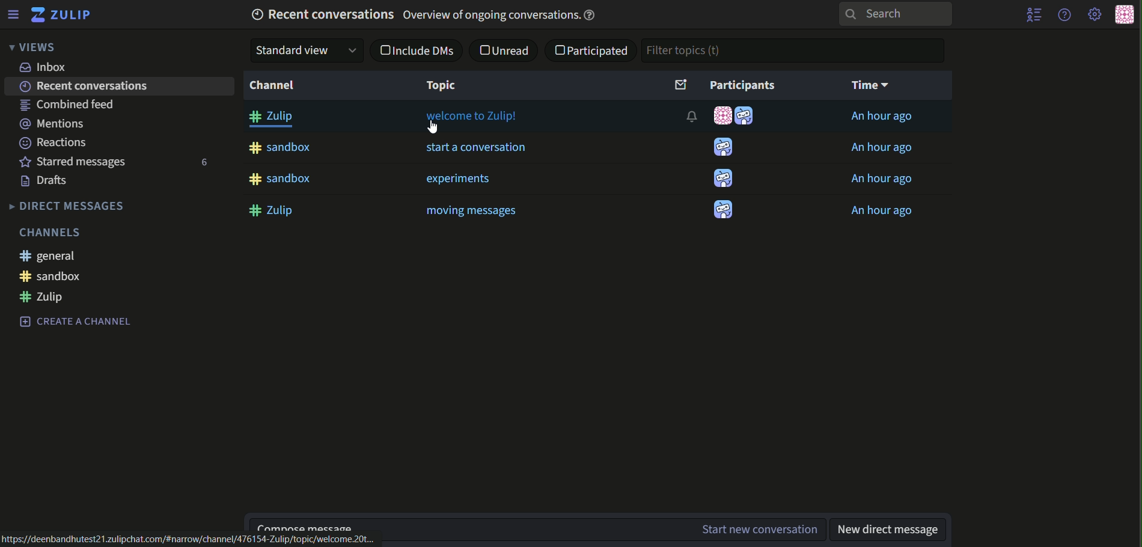 The image size is (1142, 547). Describe the element at coordinates (13, 14) in the screenshot. I see `Menu` at that location.